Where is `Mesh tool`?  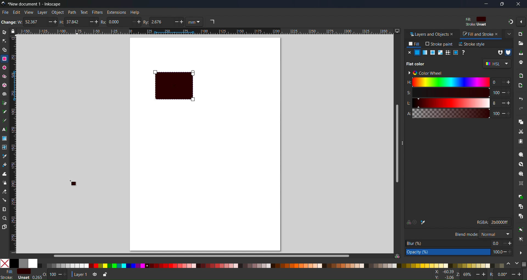
Mesh tool is located at coordinates (5, 147).